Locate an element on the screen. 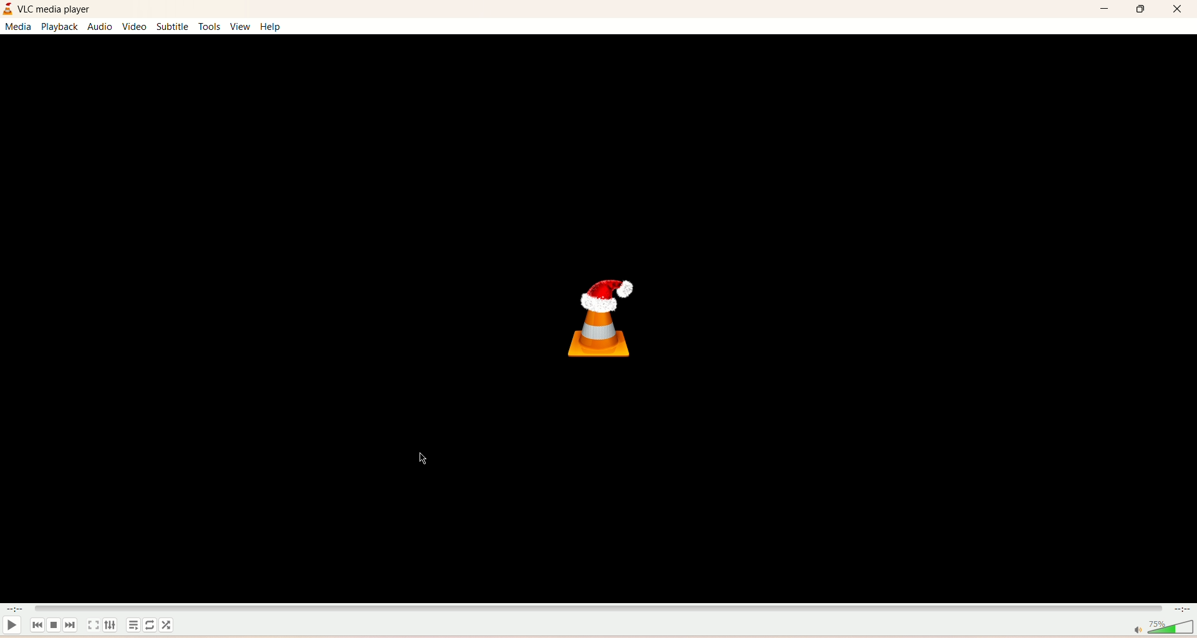 The width and height of the screenshot is (1197, 638). progress bar is located at coordinates (597, 608).